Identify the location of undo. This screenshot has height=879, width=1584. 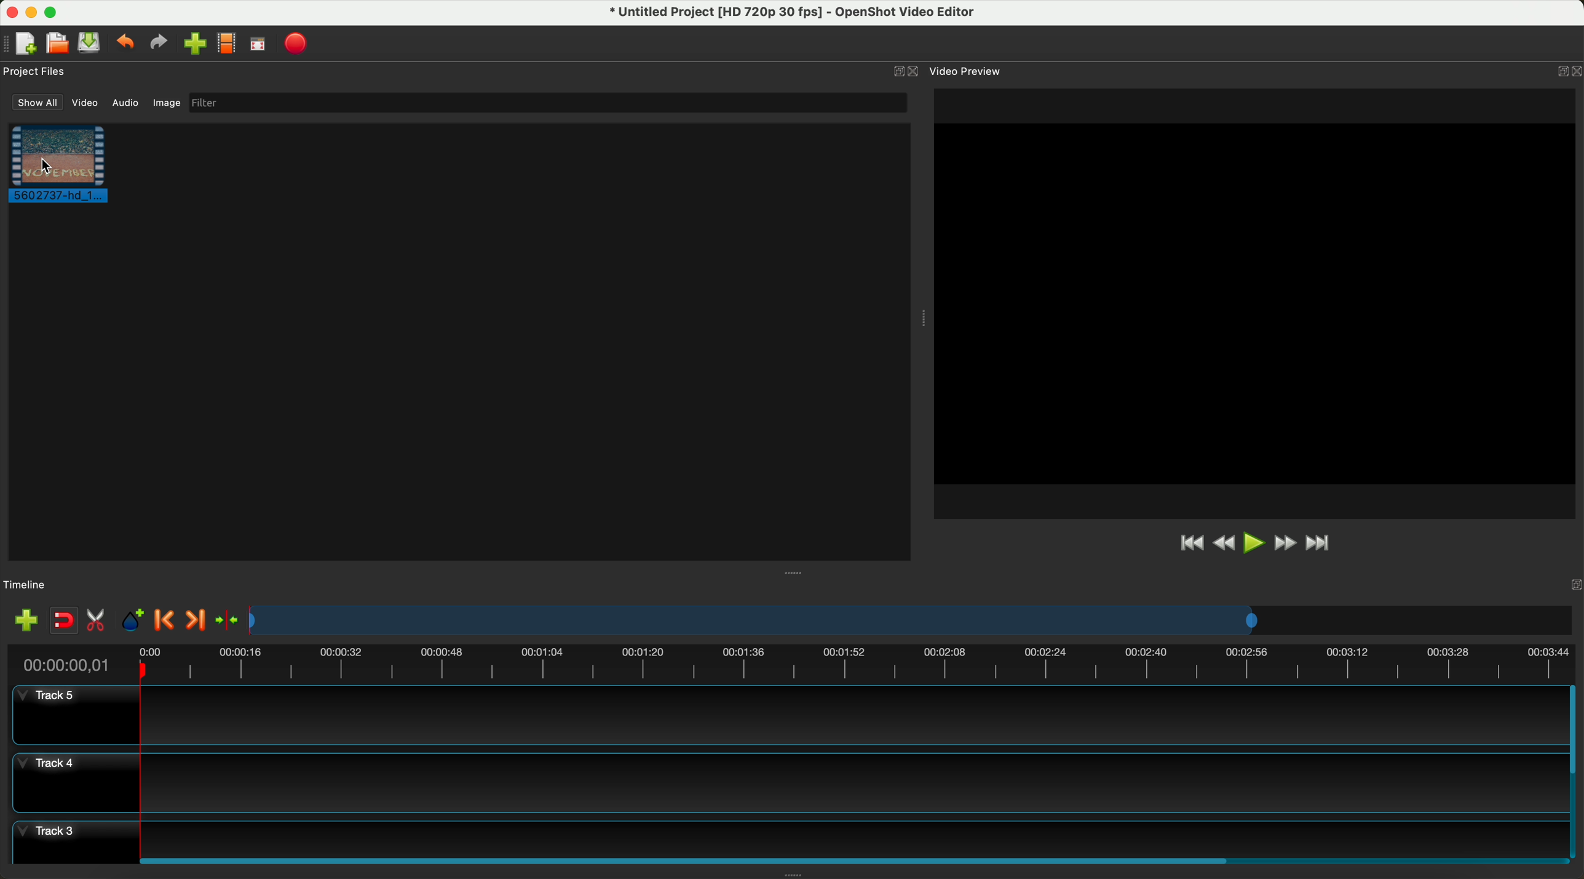
(126, 44).